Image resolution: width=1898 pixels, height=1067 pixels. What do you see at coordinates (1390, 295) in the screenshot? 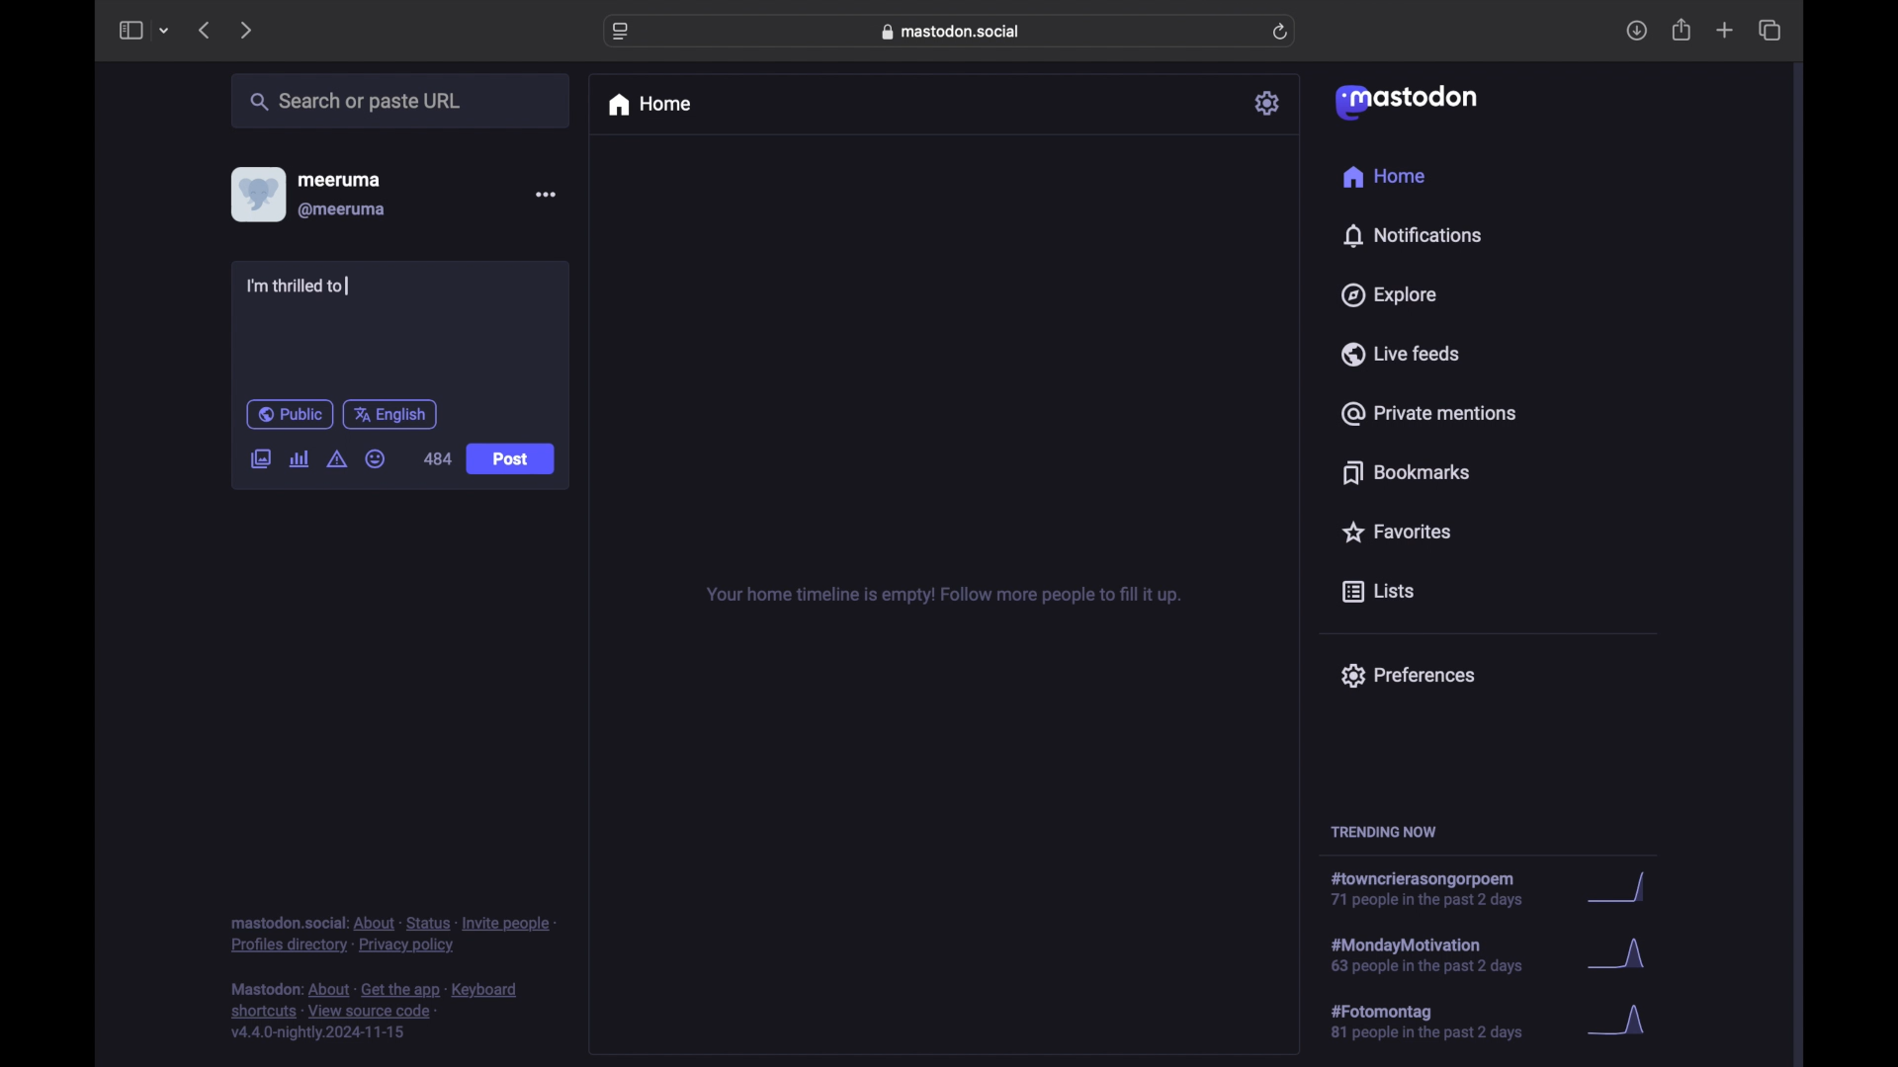
I see `explore` at bounding box center [1390, 295].